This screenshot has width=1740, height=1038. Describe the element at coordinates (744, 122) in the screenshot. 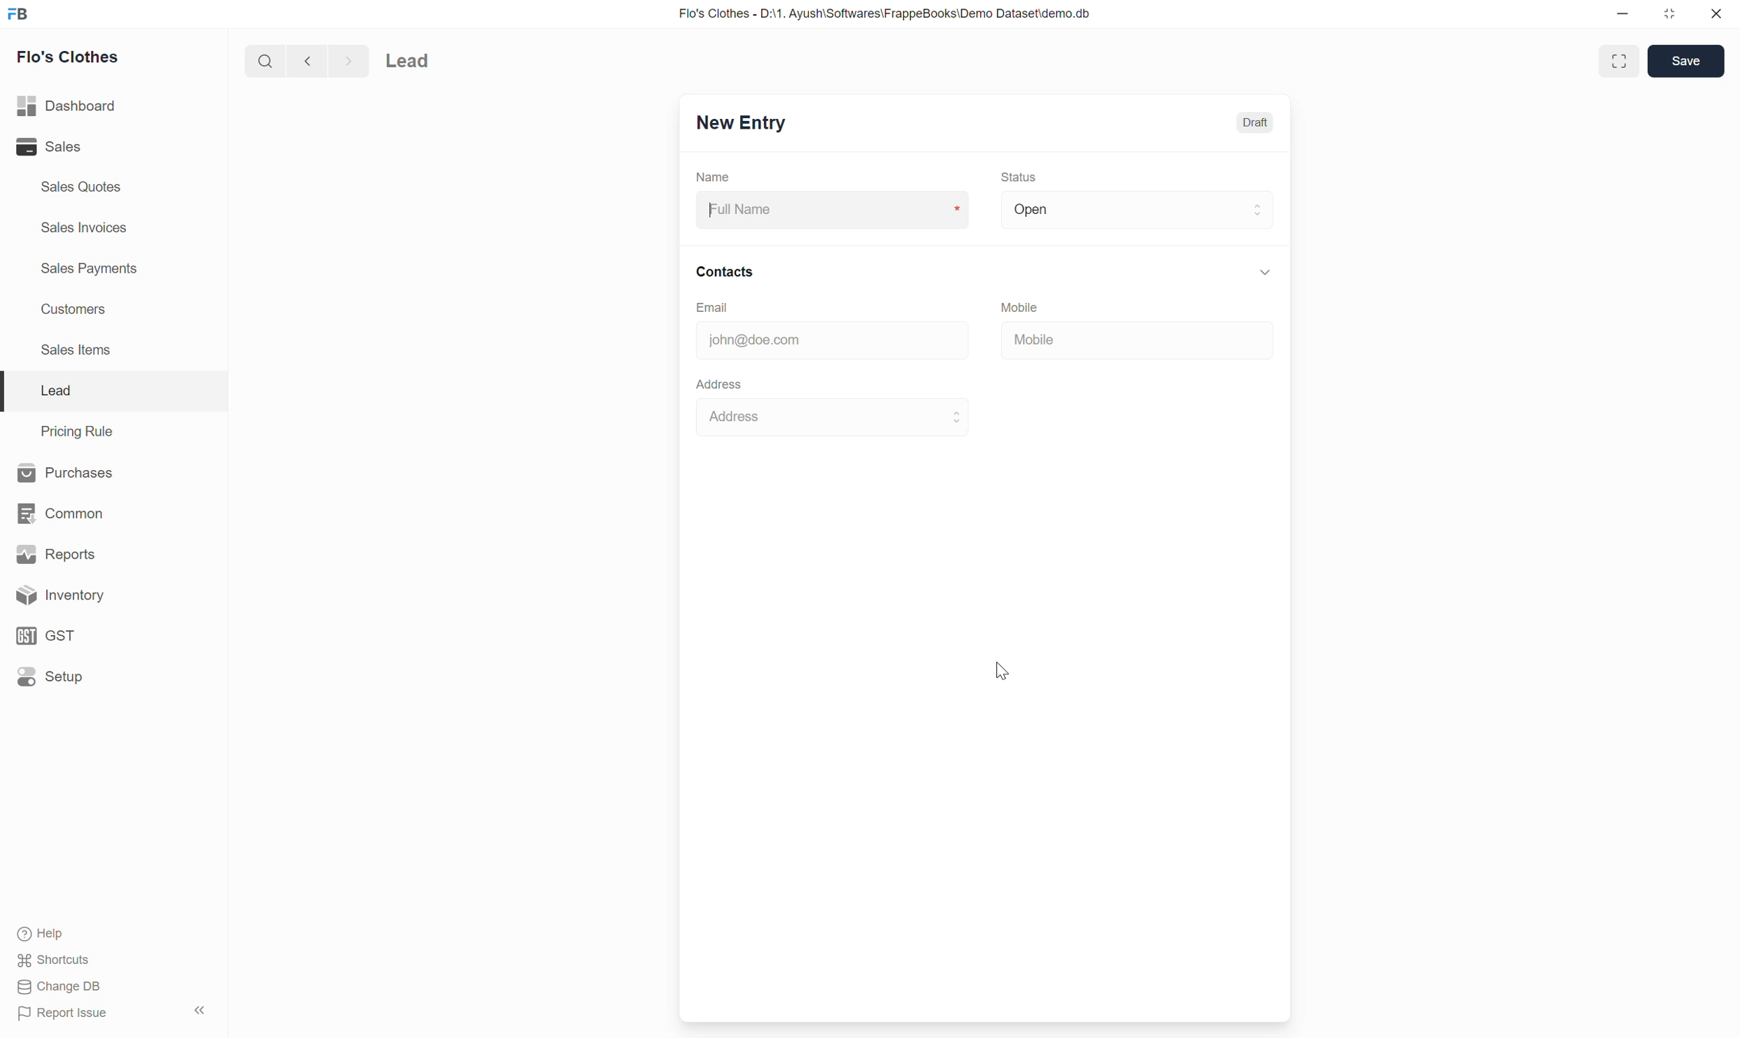

I see `New Entry` at that location.